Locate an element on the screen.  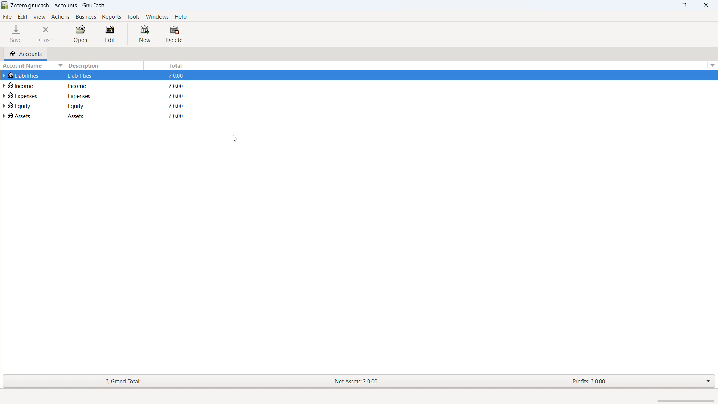
tools is located at coordinates (134, 17).